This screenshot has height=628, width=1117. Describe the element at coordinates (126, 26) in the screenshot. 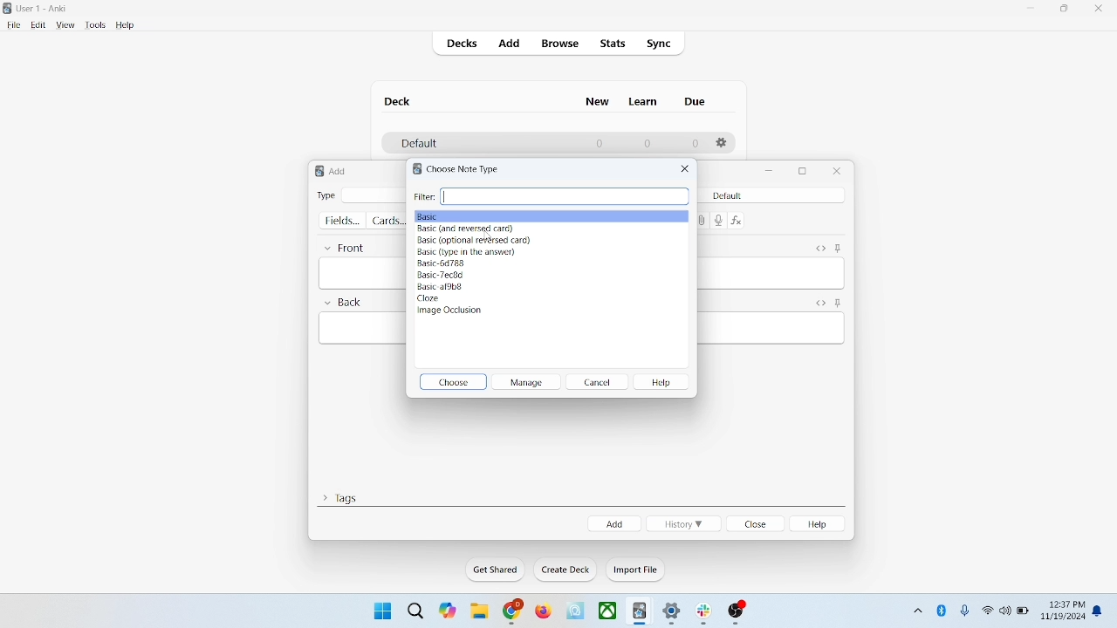

I see `help` at that location.